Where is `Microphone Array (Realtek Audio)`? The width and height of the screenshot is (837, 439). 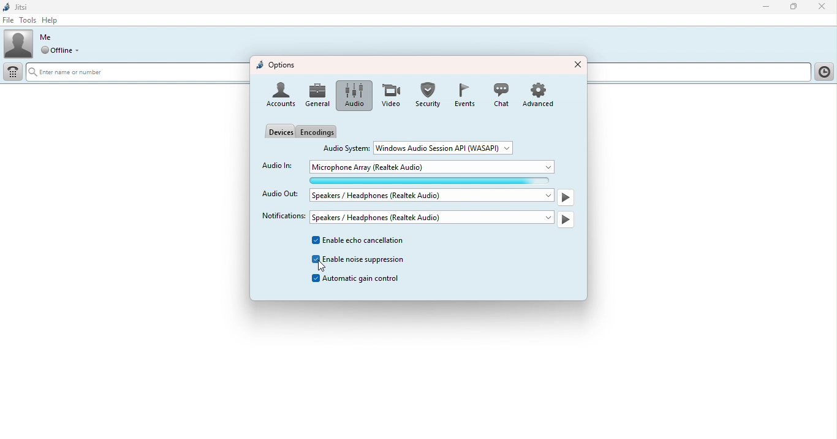
Microphone Array (Realtek Audio) is located at coordinates (434, 167).